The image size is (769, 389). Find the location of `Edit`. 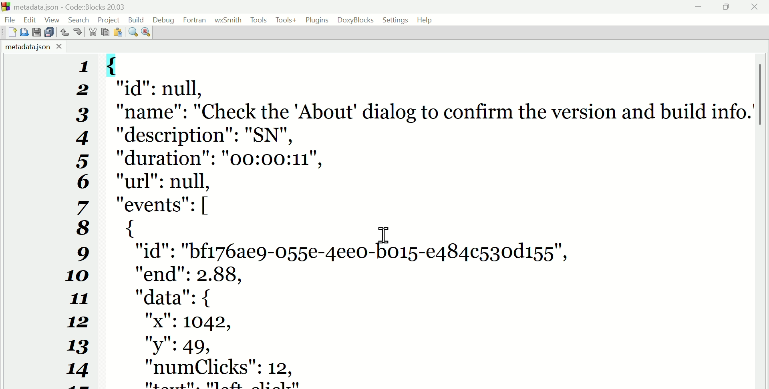

Edit is located at coordinates (30, 19).